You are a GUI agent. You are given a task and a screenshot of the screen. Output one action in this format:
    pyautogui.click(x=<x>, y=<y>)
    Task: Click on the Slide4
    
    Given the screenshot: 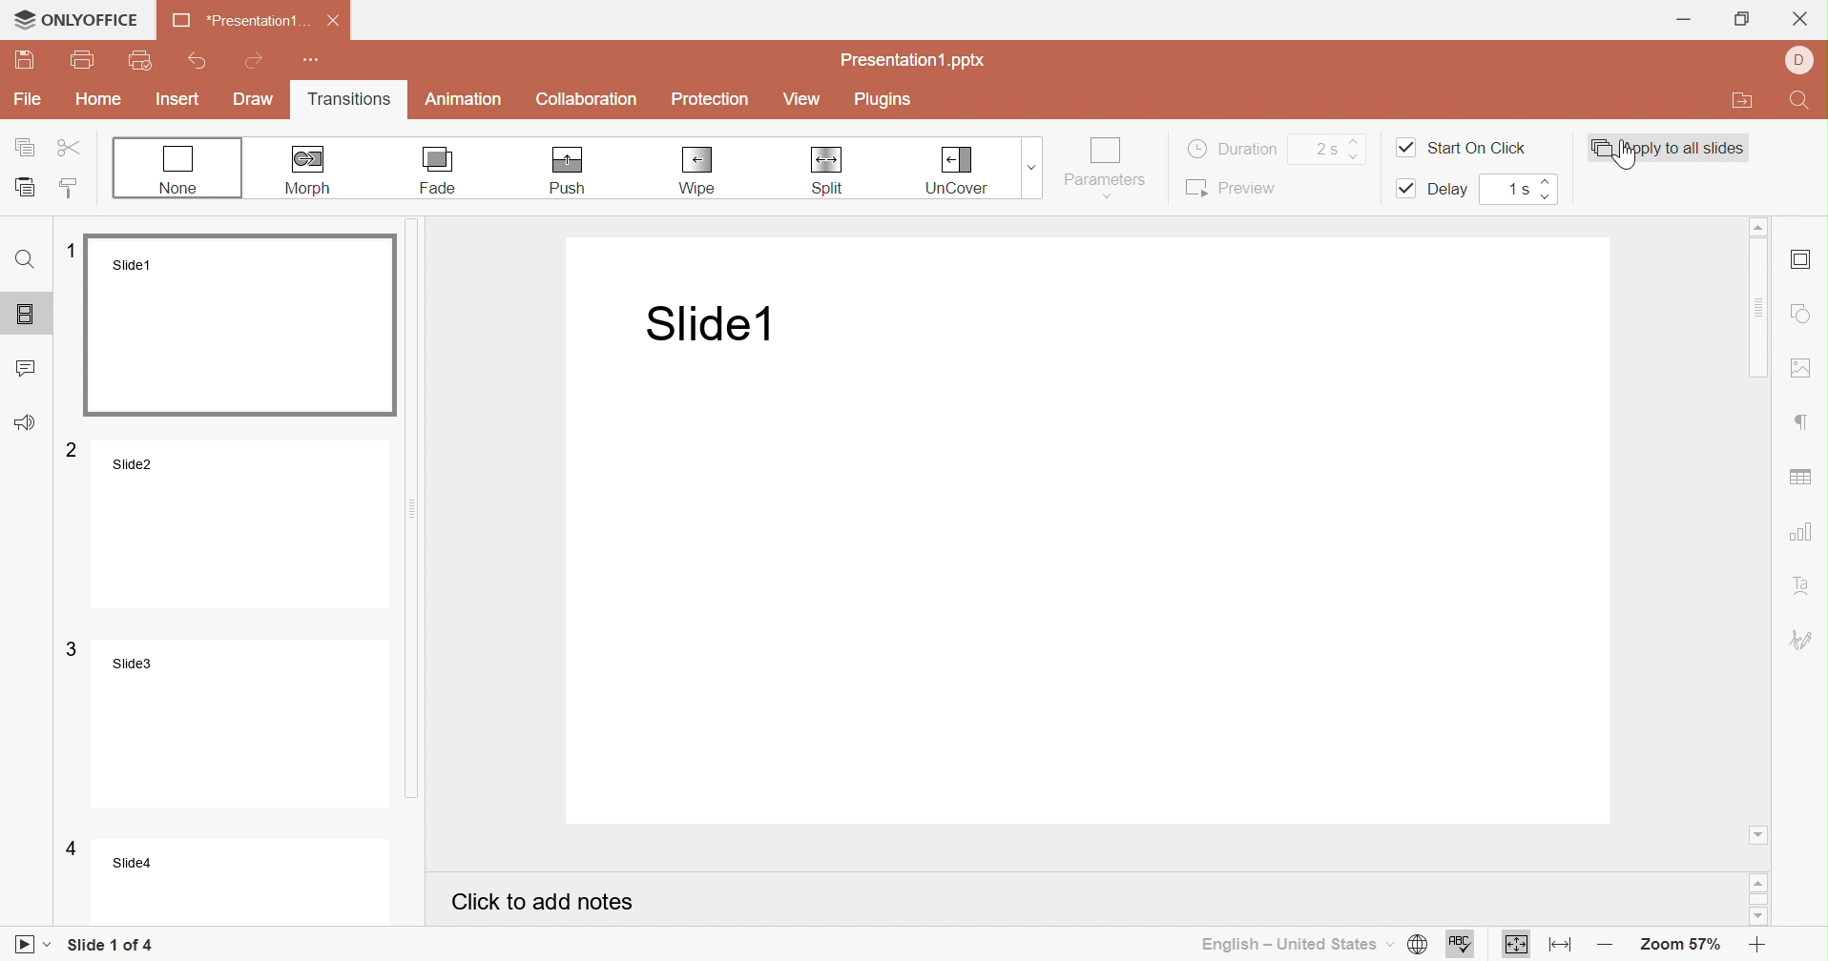 What is the action you would take?
    pyautogui.click(x=249, y=884)
    